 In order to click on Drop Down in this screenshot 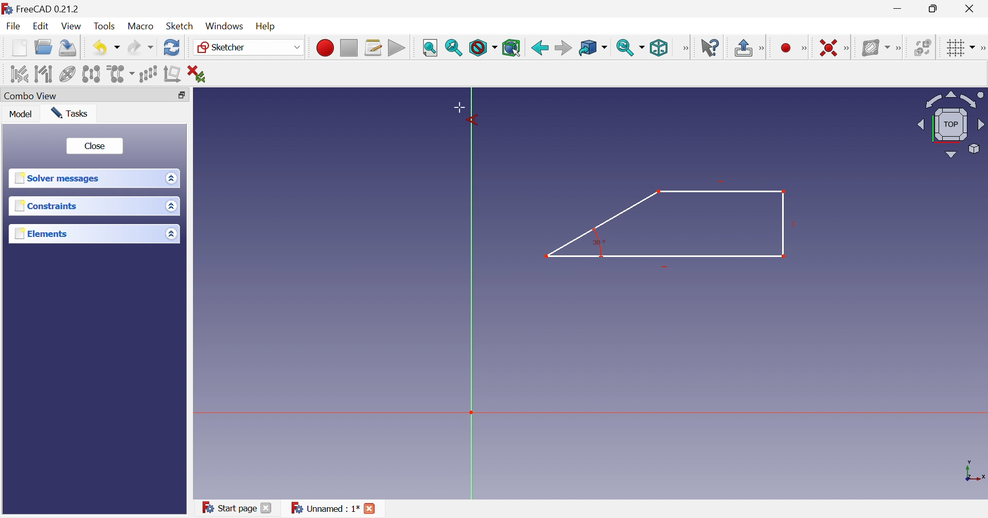, I will do `click(118, 48)`.